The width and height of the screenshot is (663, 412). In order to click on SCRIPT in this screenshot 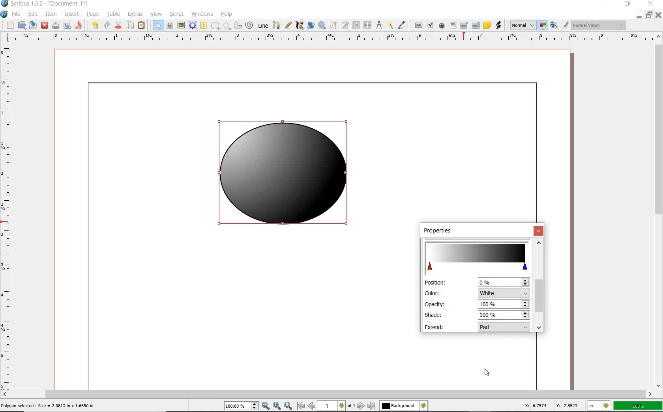, I will do `click(176, 13)`.